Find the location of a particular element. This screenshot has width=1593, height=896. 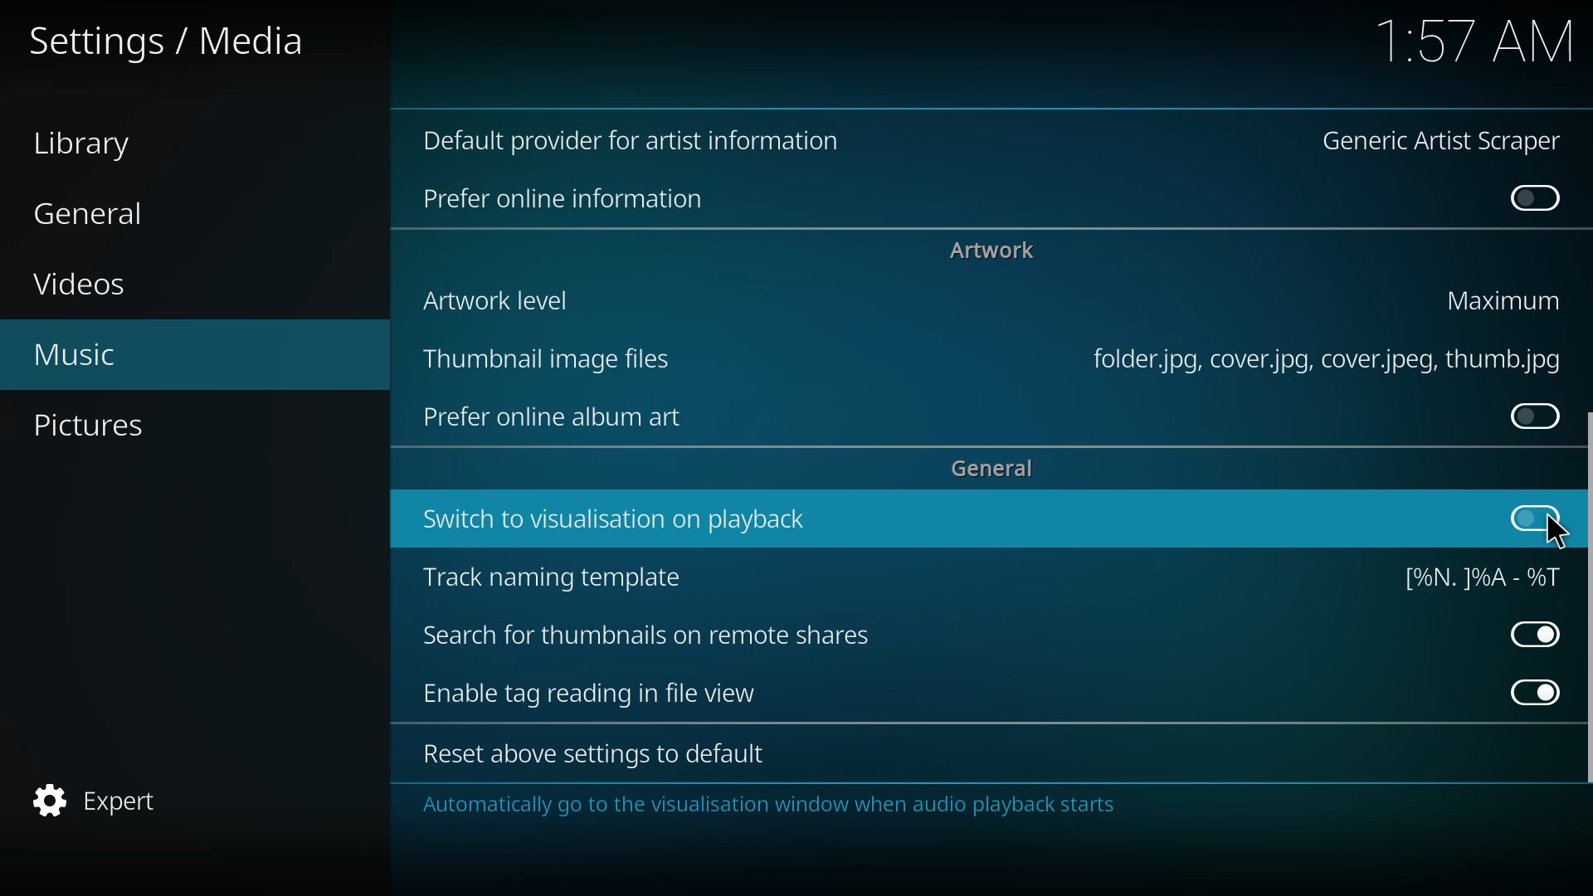

prefer online art is located at coordinates (550, 419).